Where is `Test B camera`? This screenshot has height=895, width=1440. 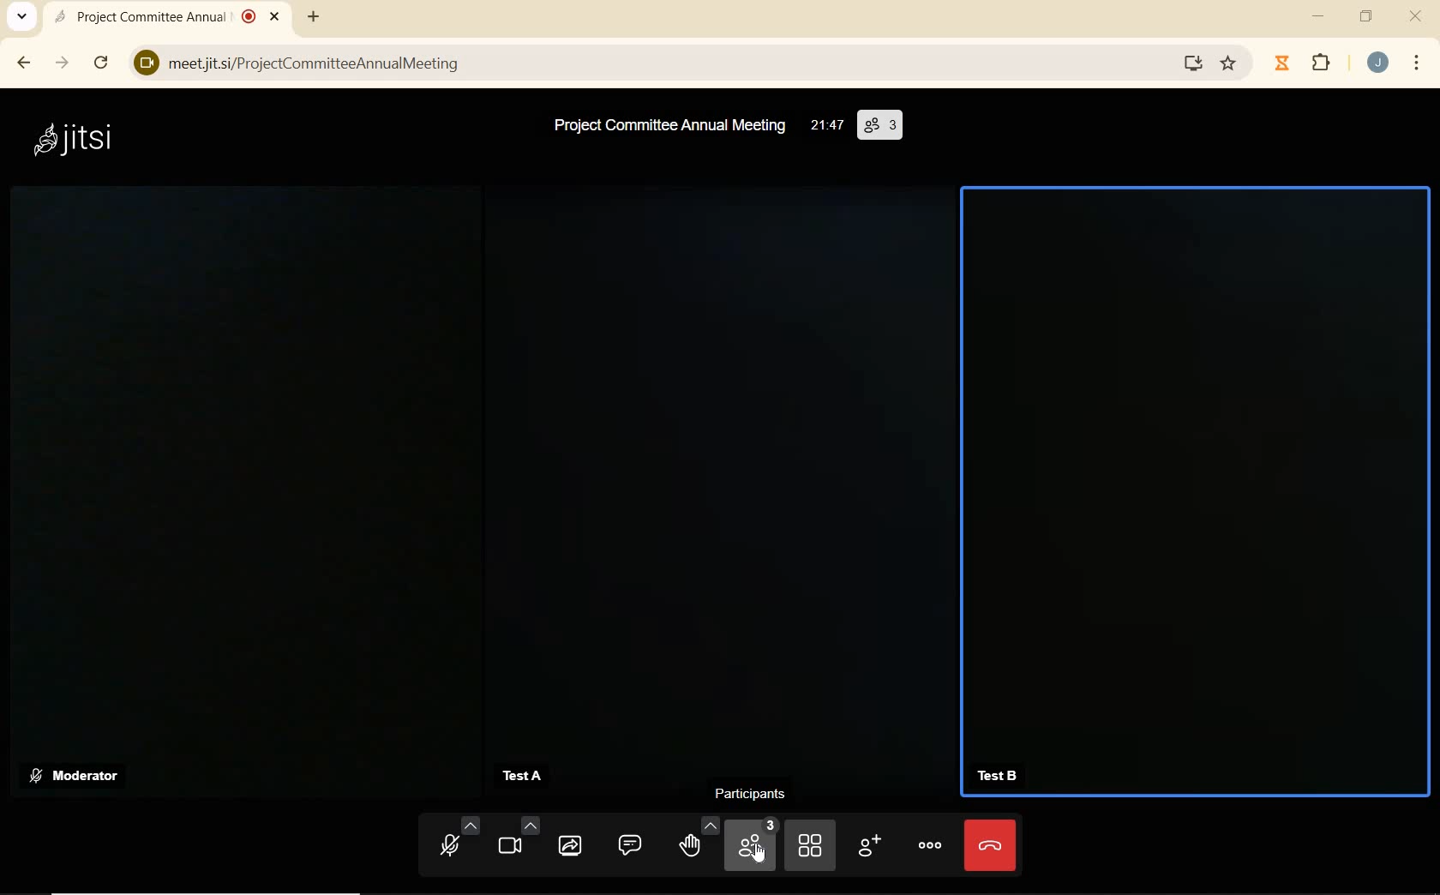 Test B camera is located at coordinates (1192, 472).